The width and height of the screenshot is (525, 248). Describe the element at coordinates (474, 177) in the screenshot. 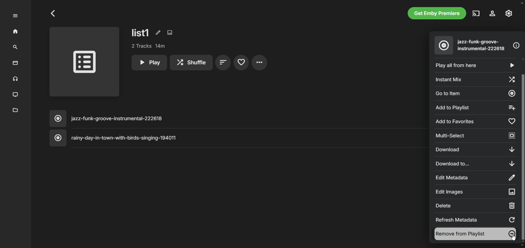

I see `edit metadata` at that location.